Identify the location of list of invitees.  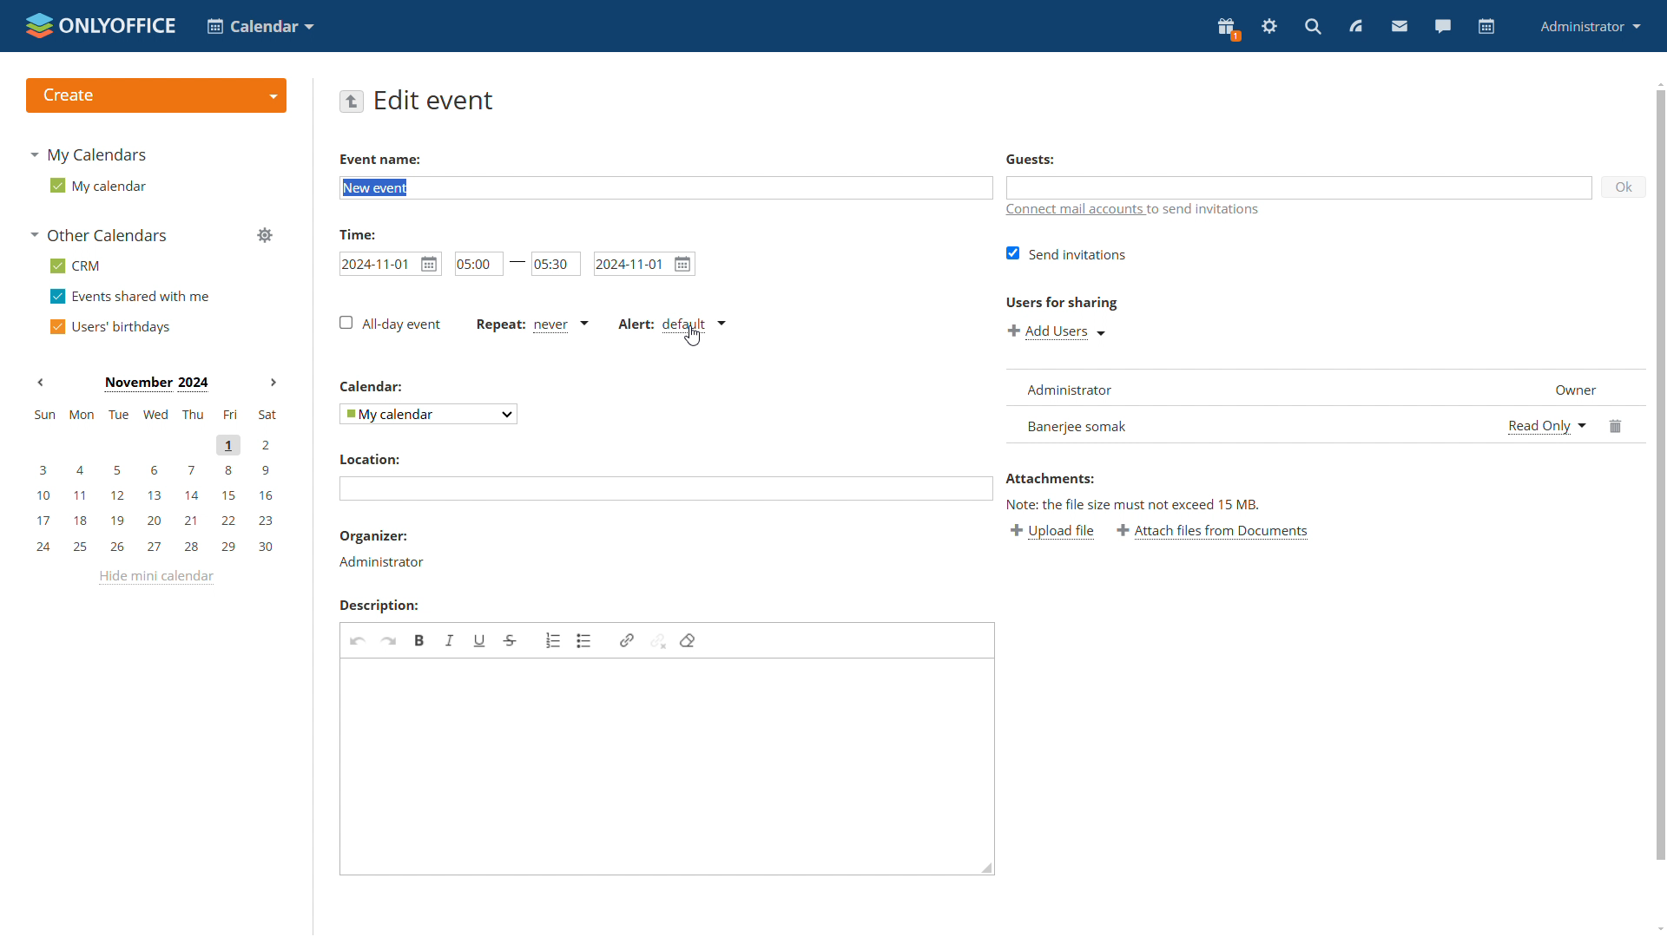
(1250, 405).